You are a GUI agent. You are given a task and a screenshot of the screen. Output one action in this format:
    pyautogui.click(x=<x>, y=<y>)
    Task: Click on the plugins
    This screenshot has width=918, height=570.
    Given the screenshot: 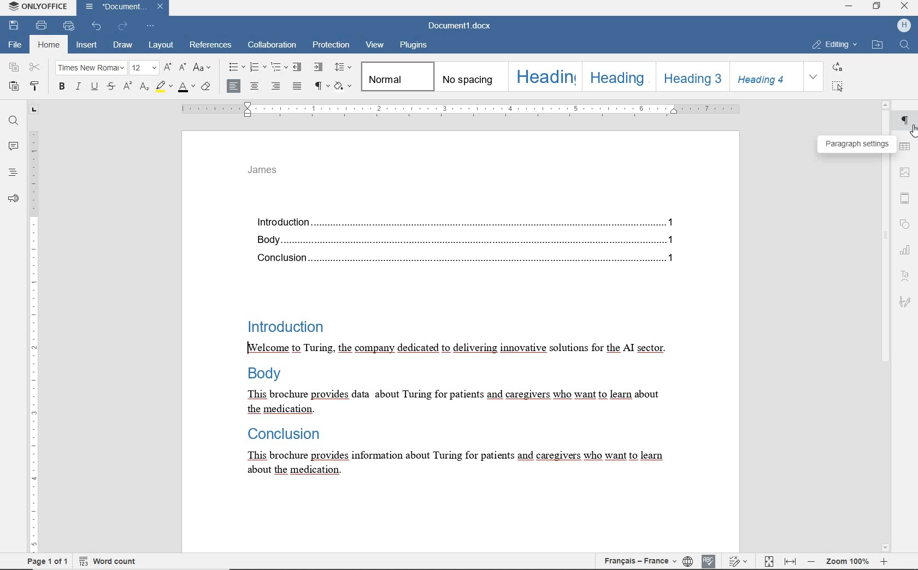 What is the action you would take?
    pyautogui.click(x=414, y=46)
    